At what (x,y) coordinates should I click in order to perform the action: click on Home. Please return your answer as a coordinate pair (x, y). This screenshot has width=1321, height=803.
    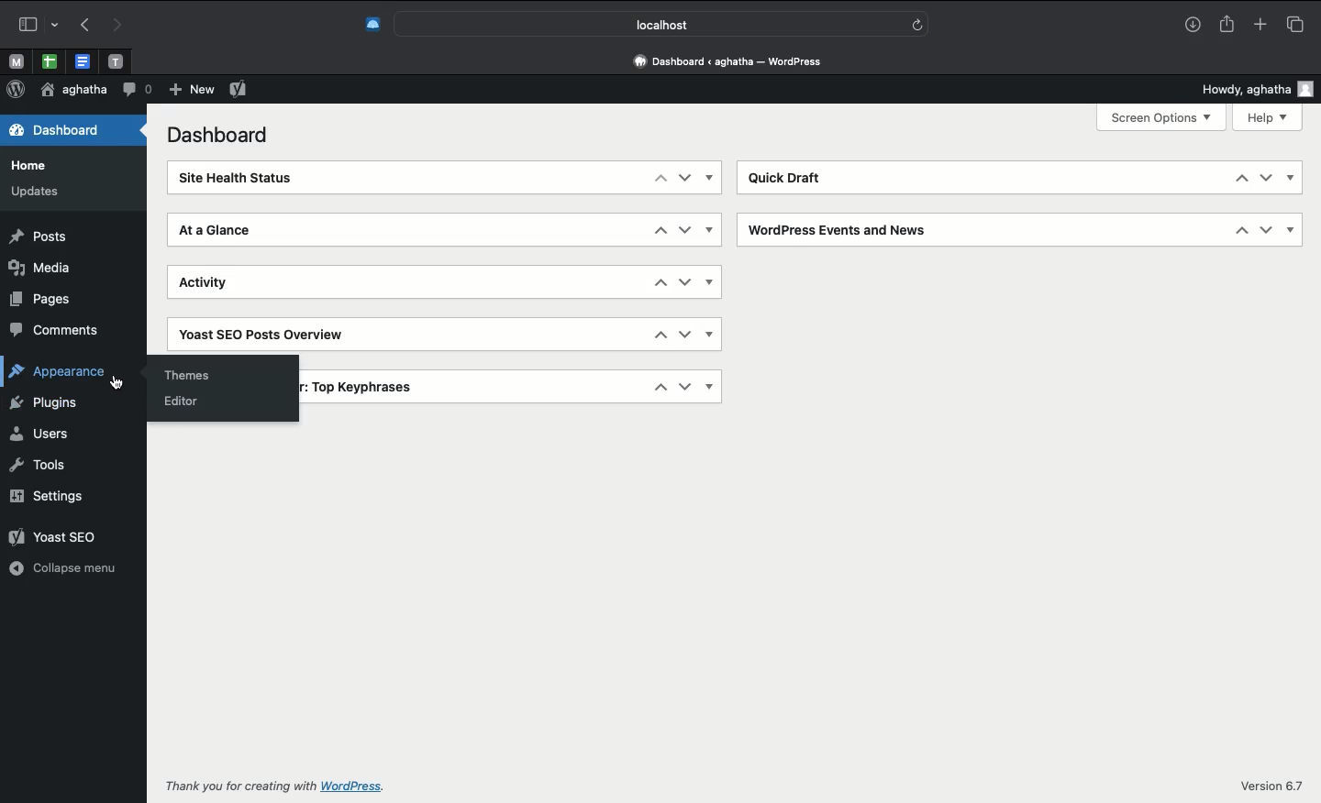
    Looking at the image, I should click on (32, 165).